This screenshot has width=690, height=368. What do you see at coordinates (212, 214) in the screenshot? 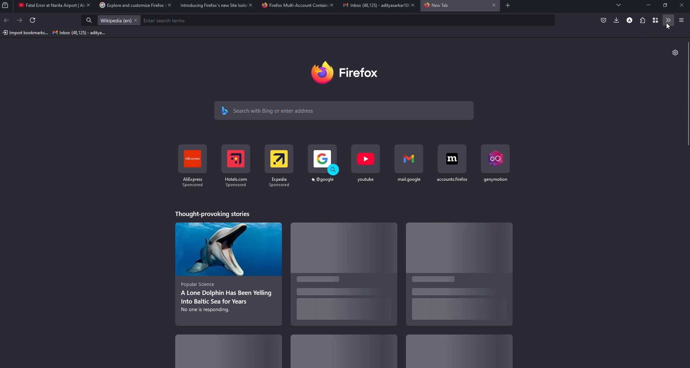
I see `stories` at bounding box center [212, 214].